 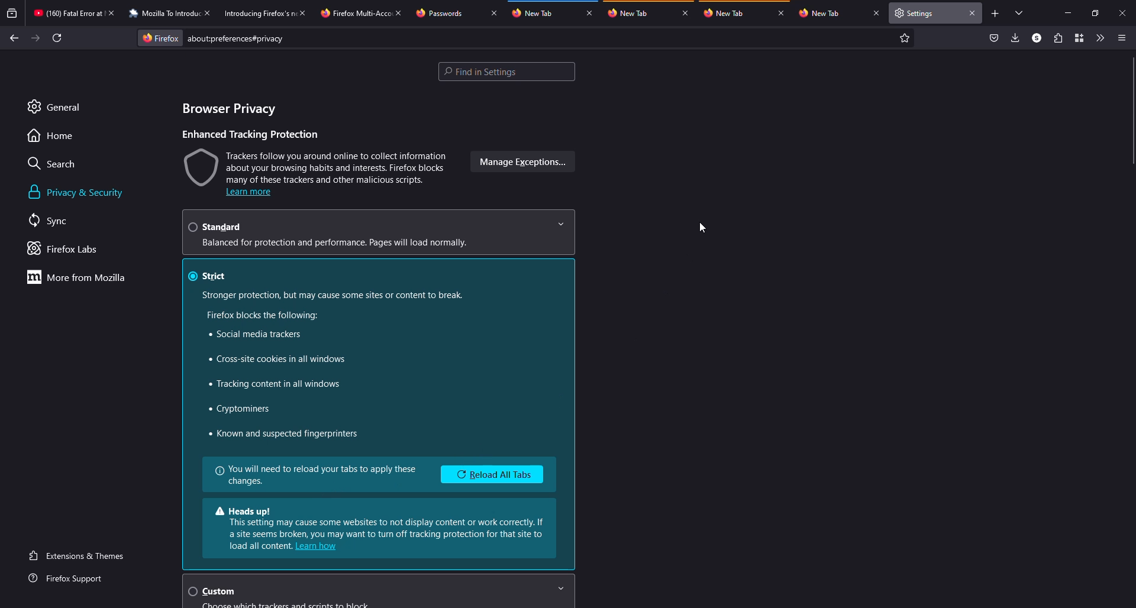 What do you see at coordinates (317, 475) in the screenshot?
I see `info` at bounding box center [317, 475].